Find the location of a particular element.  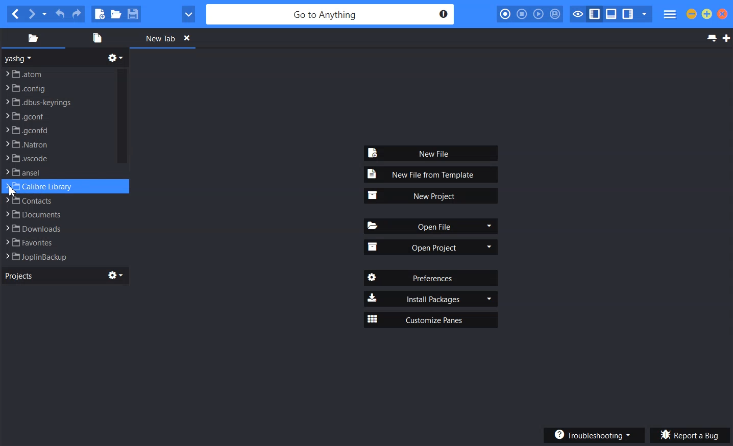

Projects is located at coordinates (18, 275).